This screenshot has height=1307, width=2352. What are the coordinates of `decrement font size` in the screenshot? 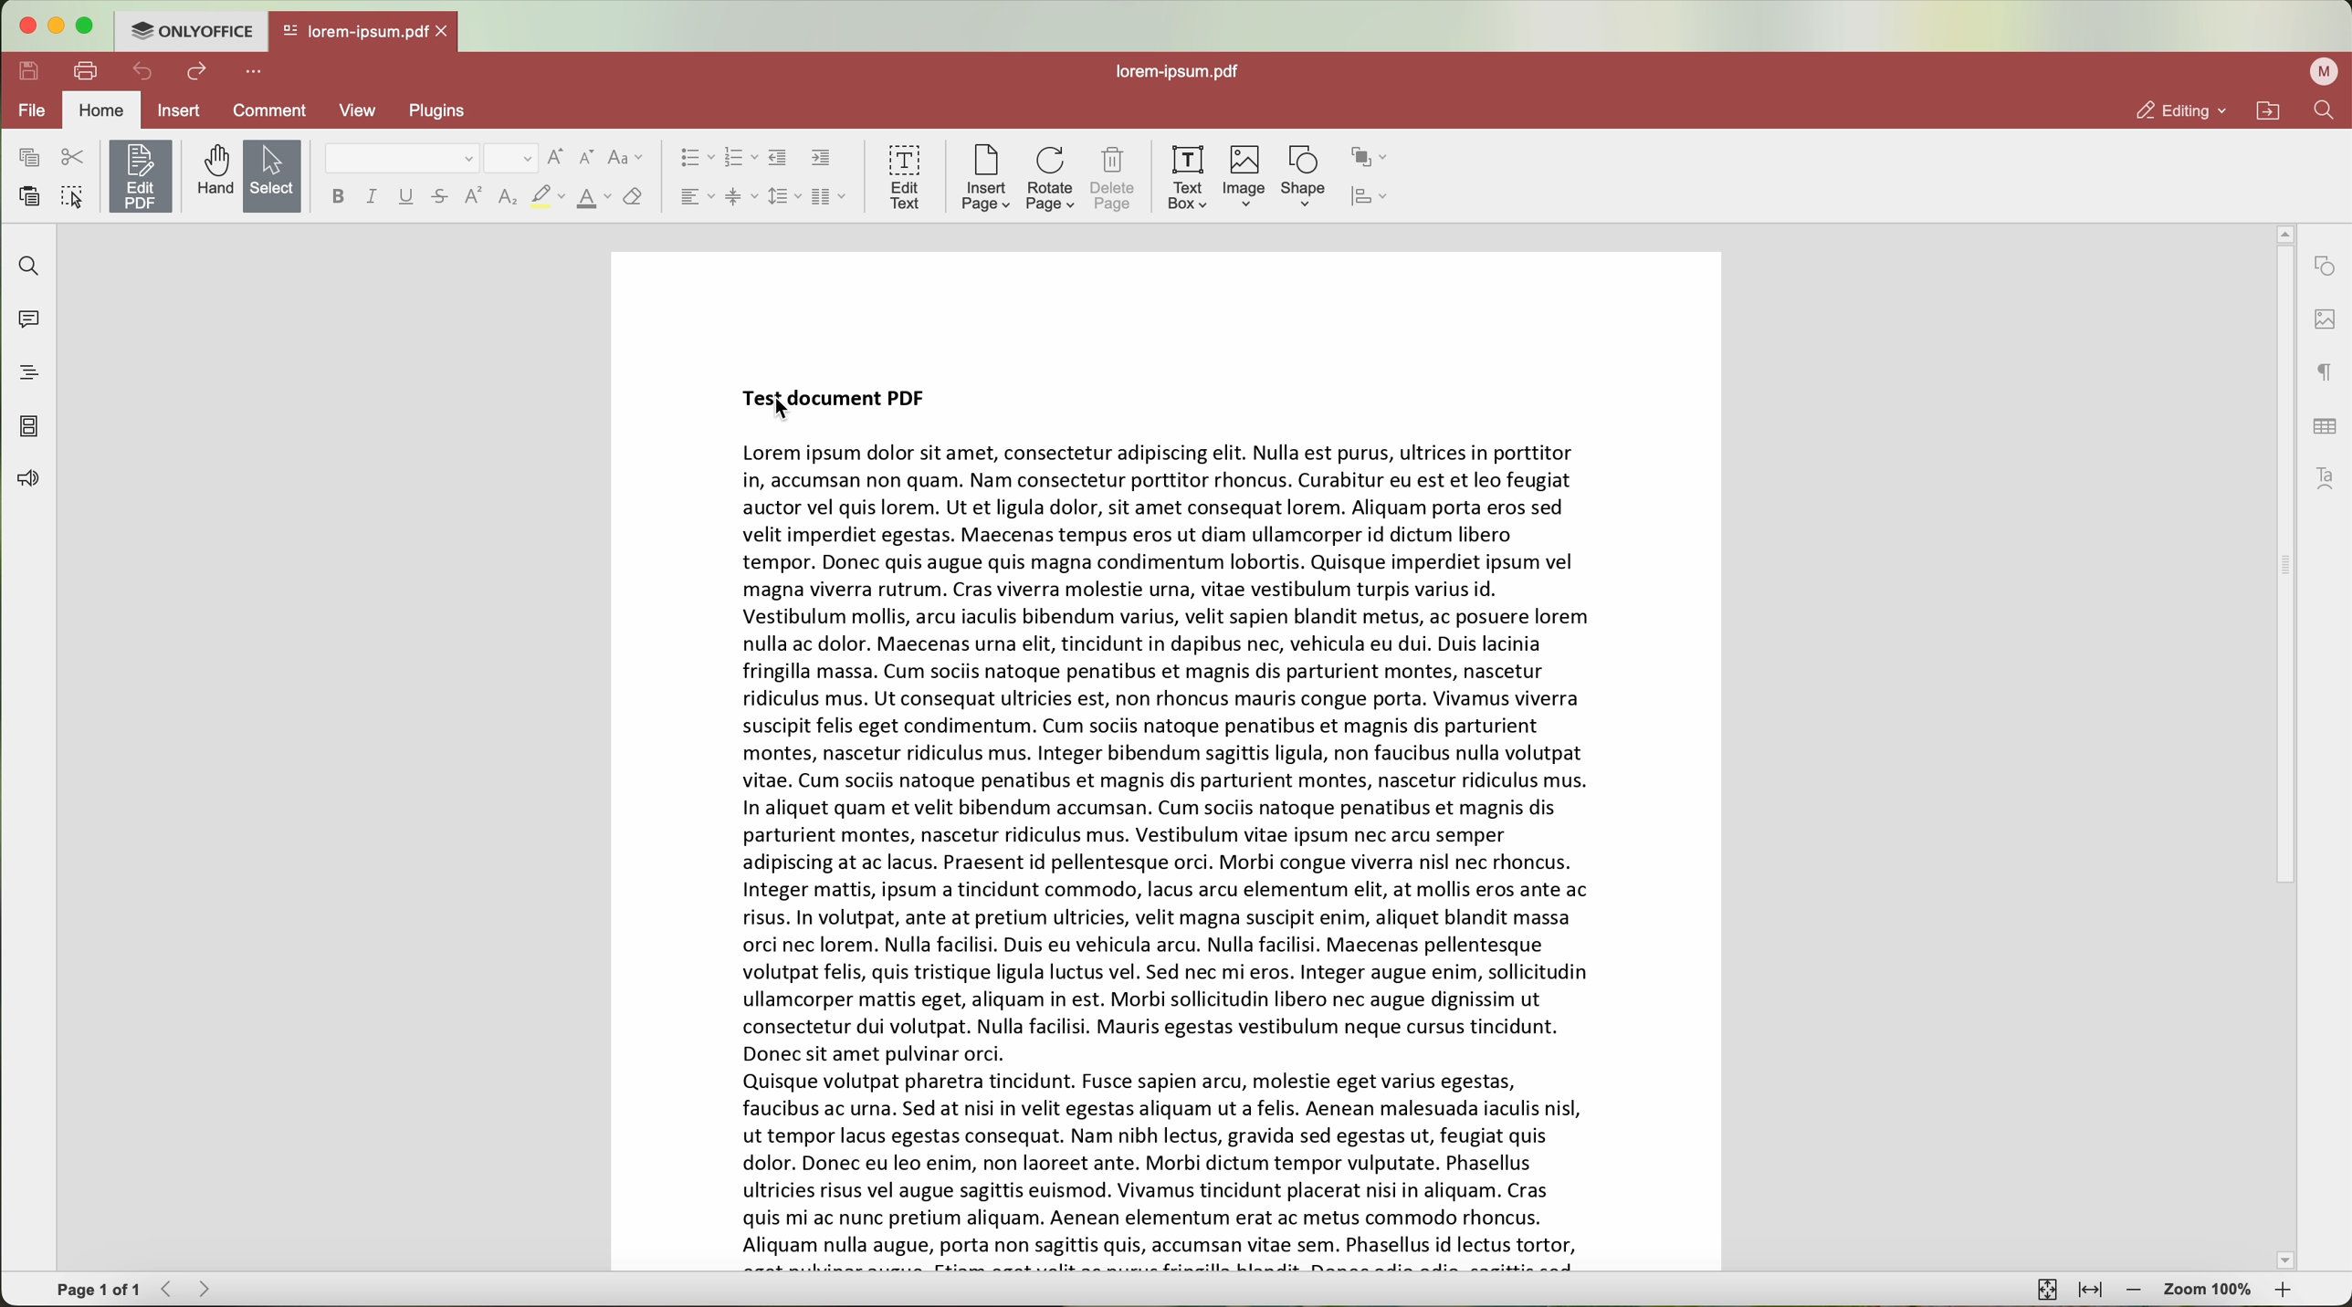 It's located at (589, 157).